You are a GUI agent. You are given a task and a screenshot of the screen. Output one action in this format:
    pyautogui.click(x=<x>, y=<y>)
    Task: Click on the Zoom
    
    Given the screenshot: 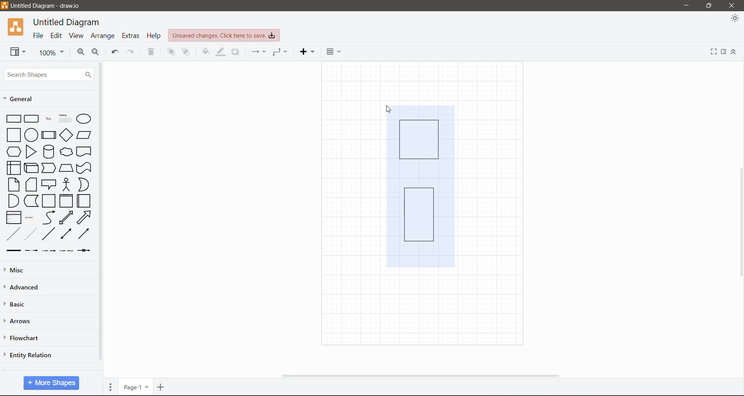 What is the action you would take?
    pyautogui.click(x=50, y=52)
    